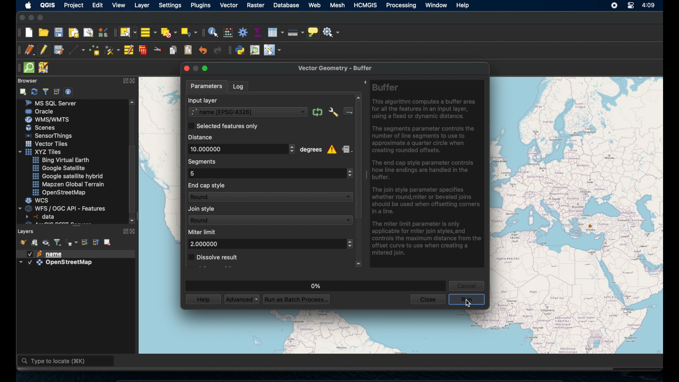 The image size is (679, 382). Describe the element at coordinates (332, 150) in the screenshot. I see `info` at that location.